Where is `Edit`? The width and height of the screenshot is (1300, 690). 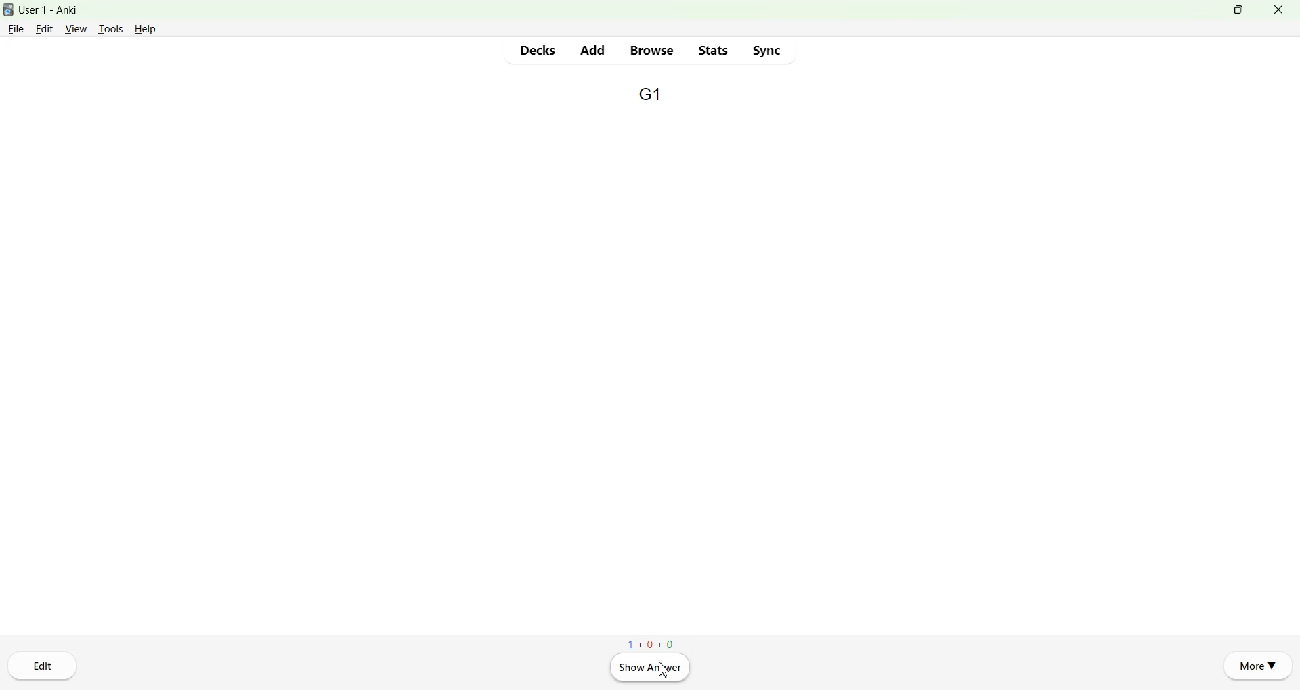 Edit is located at coordinates (43, 666).